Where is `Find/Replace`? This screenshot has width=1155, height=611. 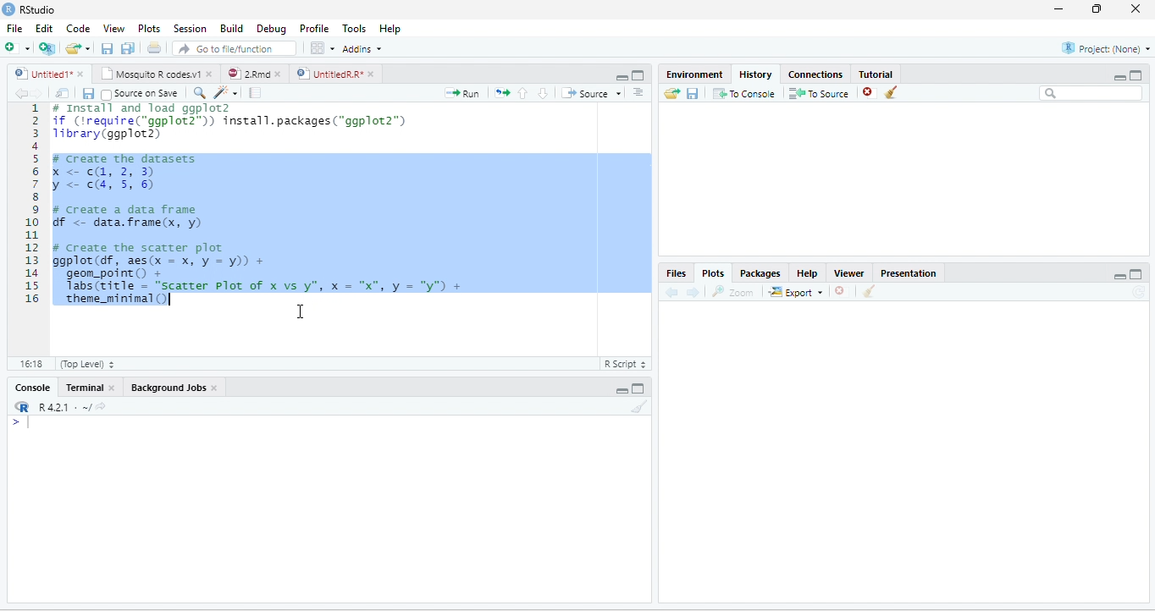
Find/Replace is located at coordinates (201, 94).